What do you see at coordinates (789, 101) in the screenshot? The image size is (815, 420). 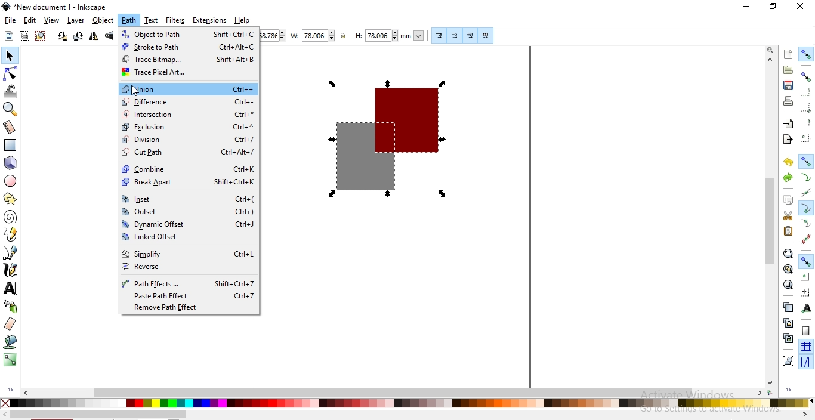 I see `print document` at bounding box center [789, 101].